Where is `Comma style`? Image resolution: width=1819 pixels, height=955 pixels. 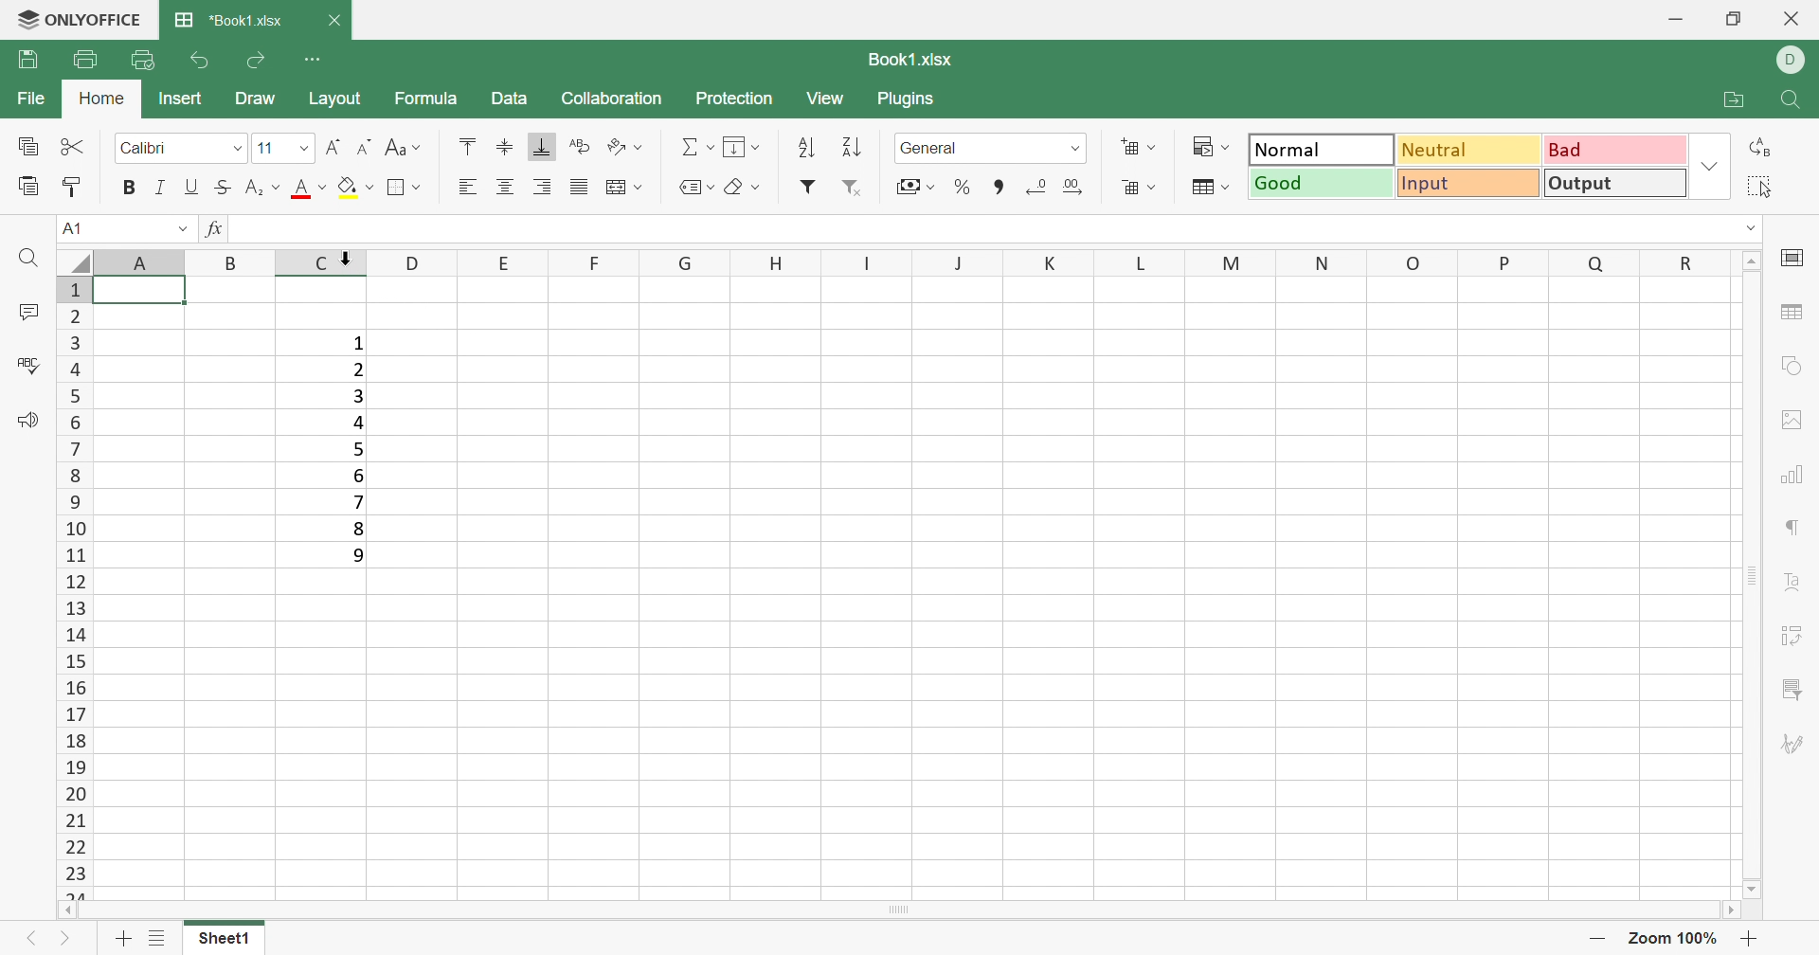
Comma style is located at coordinates (1001, 188).